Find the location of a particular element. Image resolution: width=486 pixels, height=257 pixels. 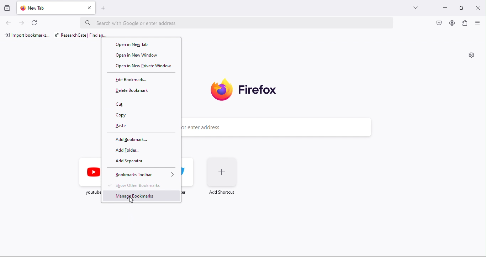

close is located at coordinates (479, 6).